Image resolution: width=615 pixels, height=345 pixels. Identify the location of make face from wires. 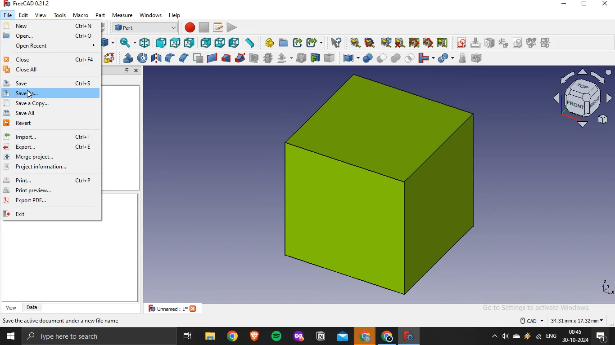
(198, 57).